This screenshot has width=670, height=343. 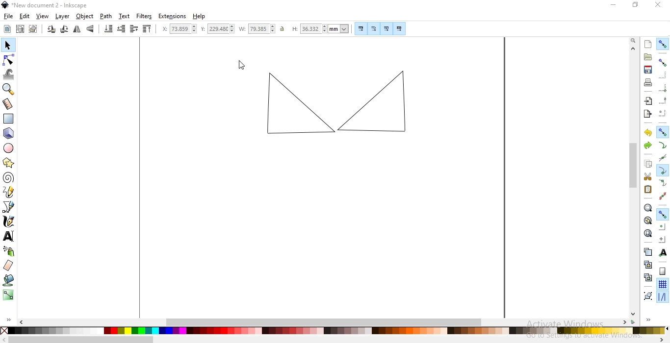 I want to click on width of selection, so click(x=257, y=28).